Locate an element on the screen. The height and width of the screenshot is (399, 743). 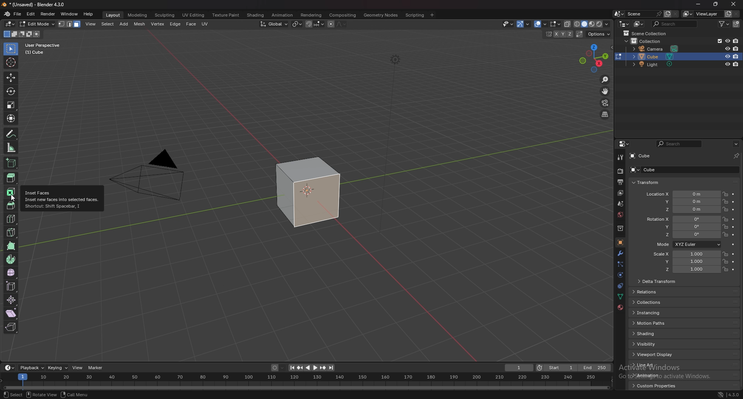
lock is located at coordinates (725, 261).